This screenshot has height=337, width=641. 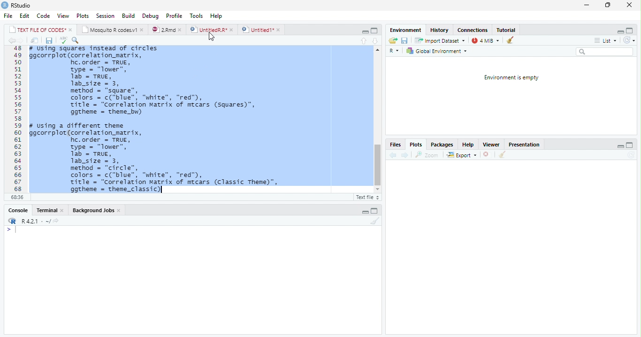 I want to click on Tools, so click(x=196, y=15).